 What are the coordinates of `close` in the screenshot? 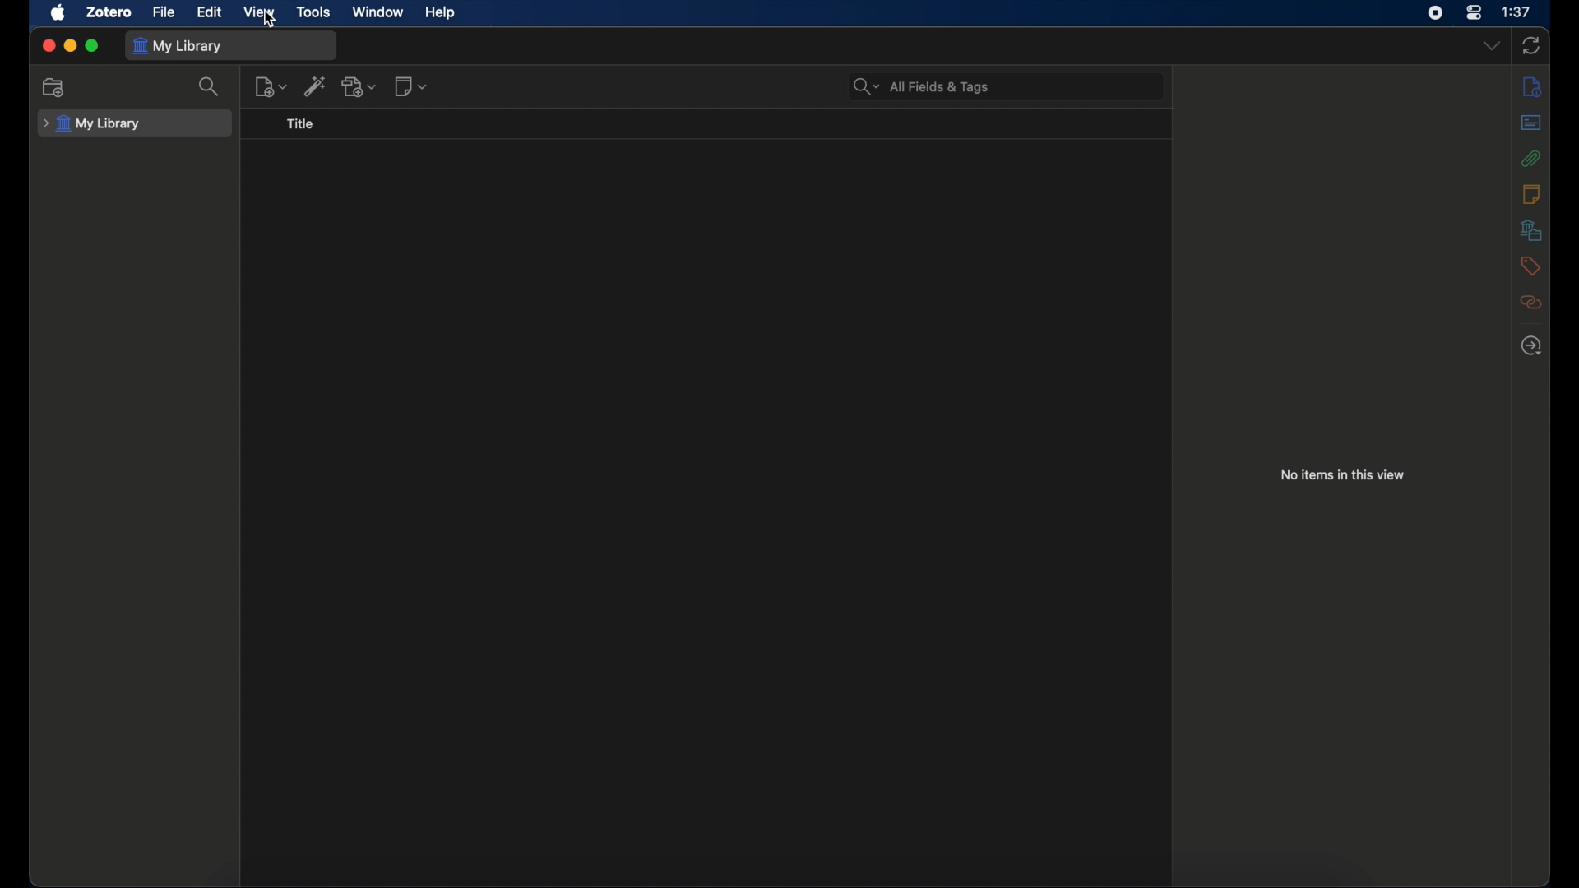 It's located at (46, 45).